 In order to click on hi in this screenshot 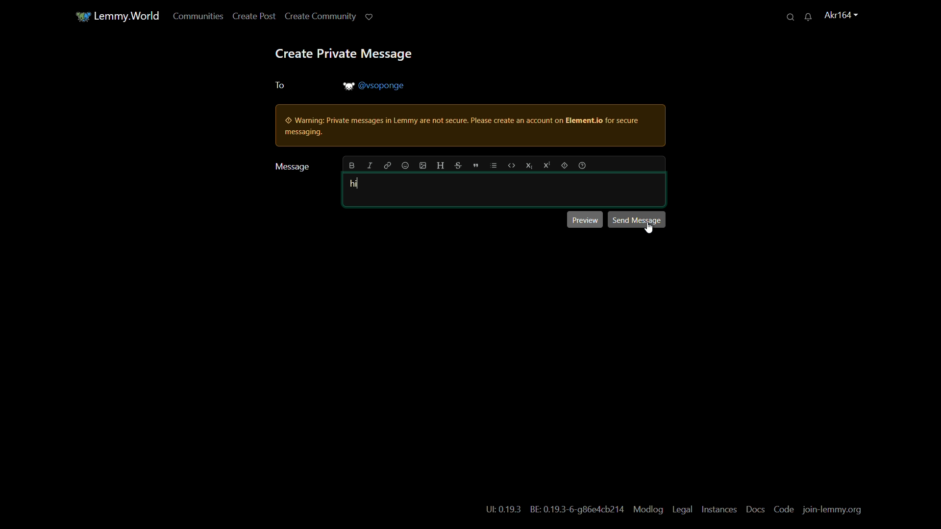, I will do `click(354, 184)`.